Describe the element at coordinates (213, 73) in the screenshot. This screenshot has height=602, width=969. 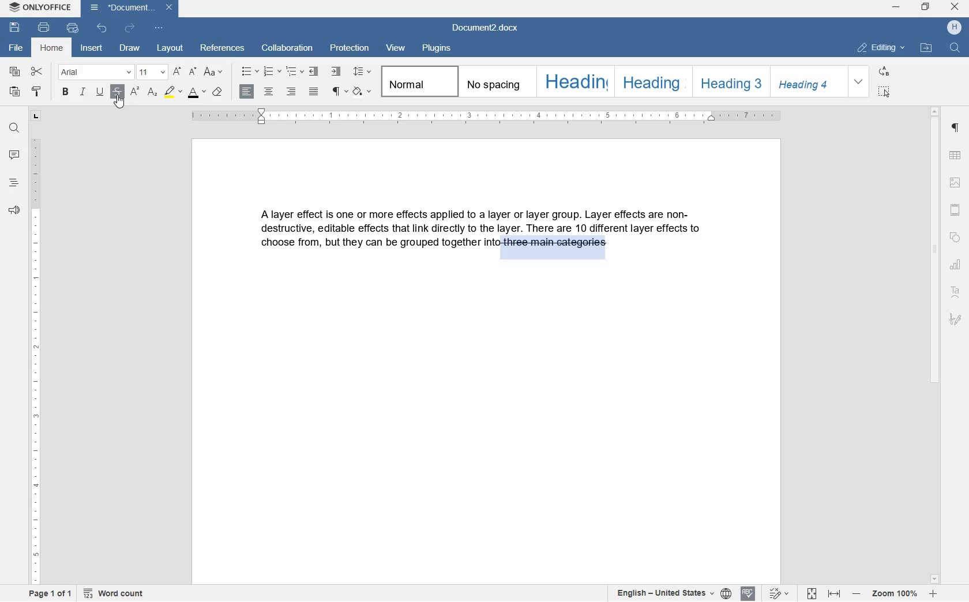
I see `change case` at that location.